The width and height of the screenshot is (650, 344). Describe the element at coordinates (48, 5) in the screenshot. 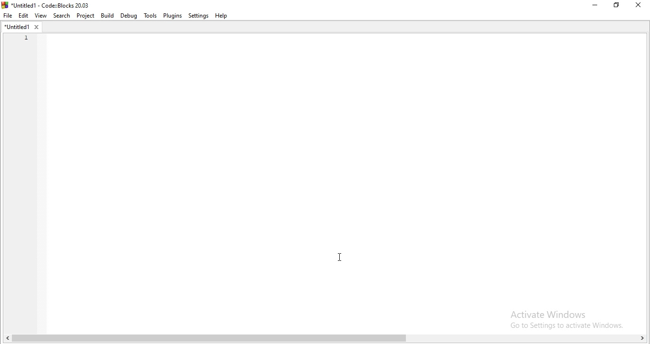

I see `*Untitled! - Code::Blocks 20.03` at that location.